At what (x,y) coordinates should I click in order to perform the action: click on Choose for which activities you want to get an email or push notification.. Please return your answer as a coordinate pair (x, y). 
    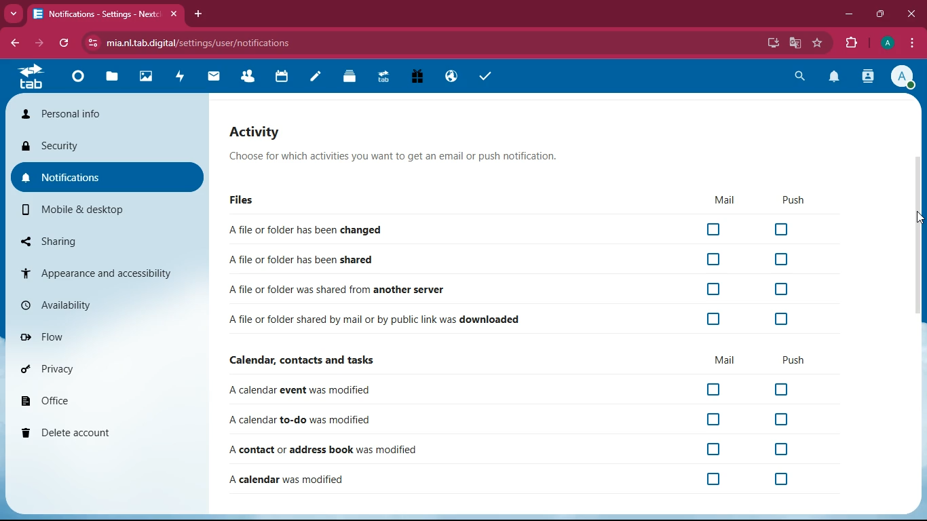
    Looking at the image, I should click on (418, 157).